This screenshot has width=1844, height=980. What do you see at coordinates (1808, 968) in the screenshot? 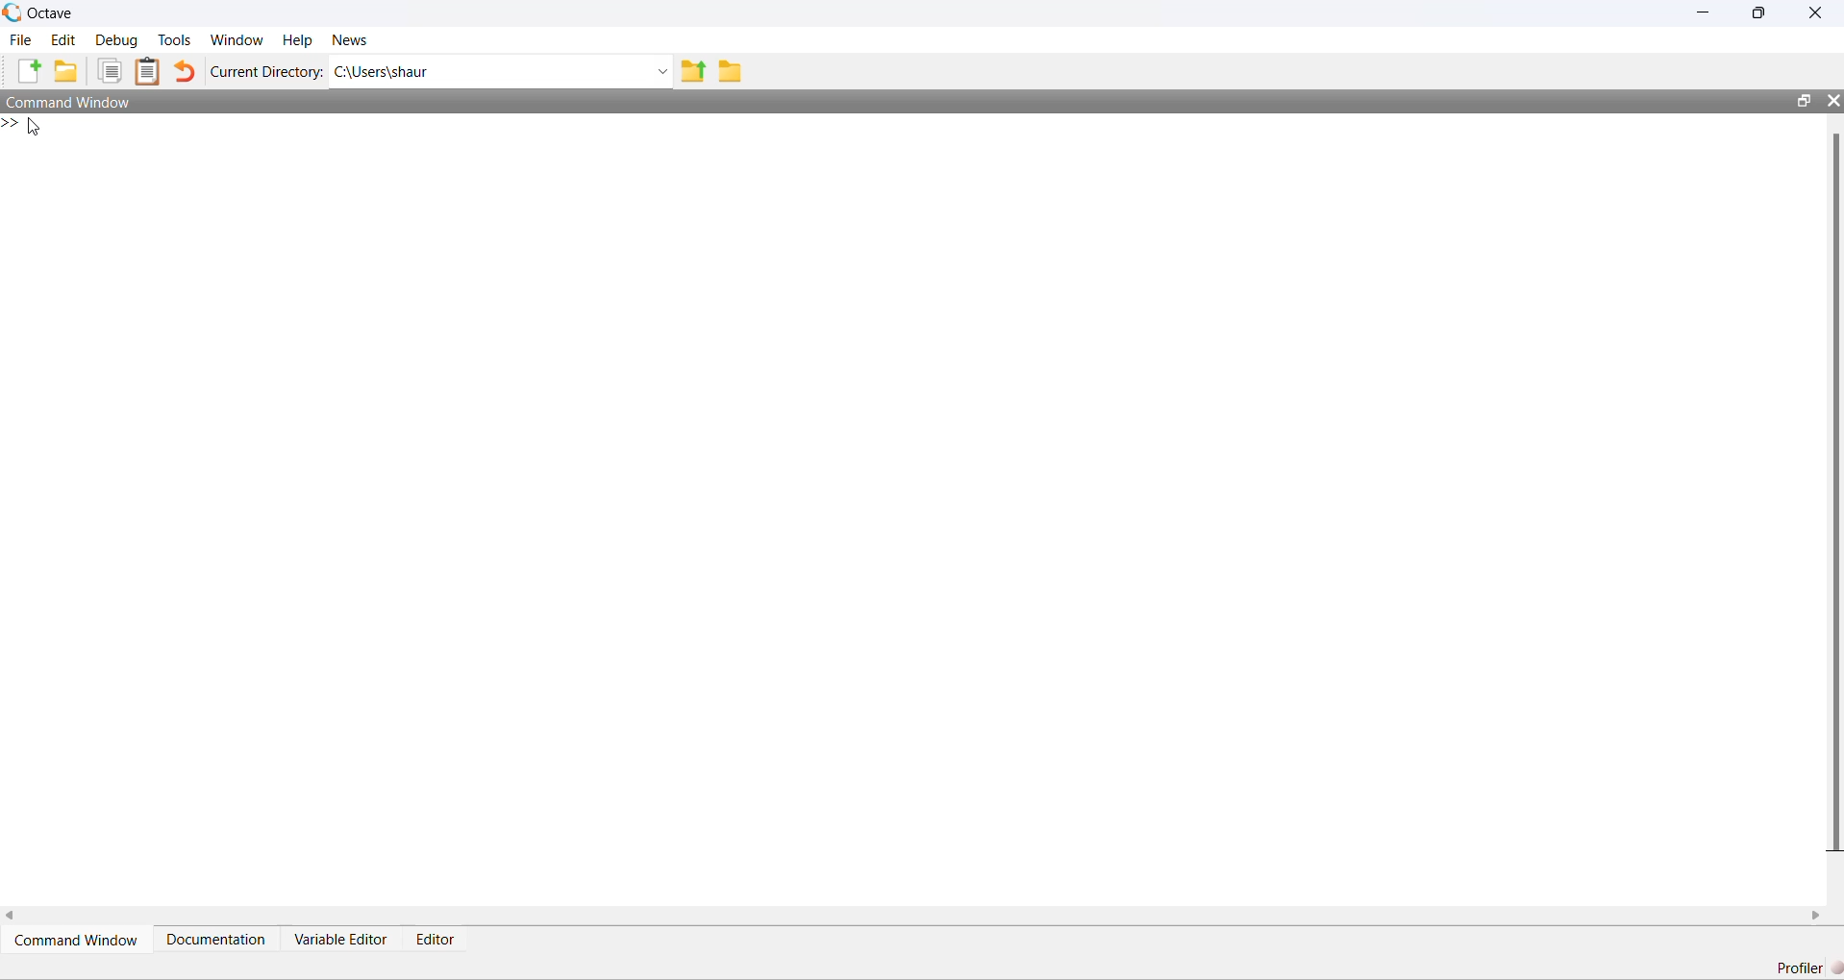
I see `Profiler` at bounding box center [1808, 968].